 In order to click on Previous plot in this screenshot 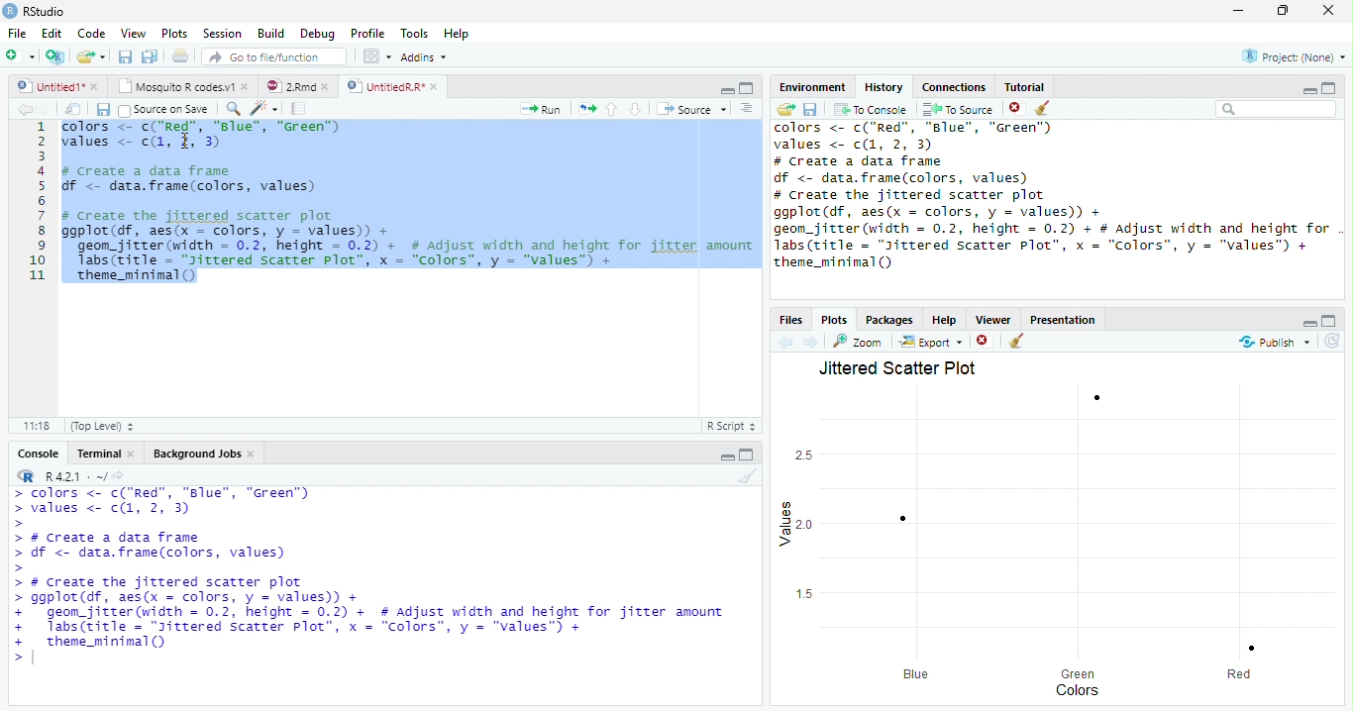, I will do `click(786, 342)`.